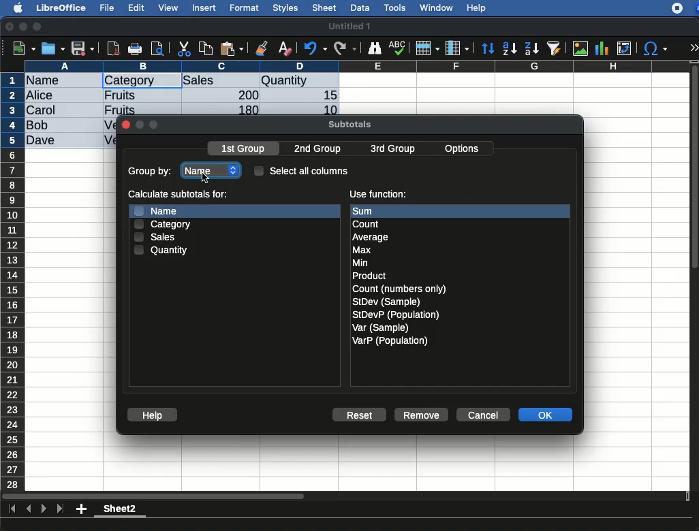 This screenshot has height=531, width=699. I want to click on image, so click(582, 48).